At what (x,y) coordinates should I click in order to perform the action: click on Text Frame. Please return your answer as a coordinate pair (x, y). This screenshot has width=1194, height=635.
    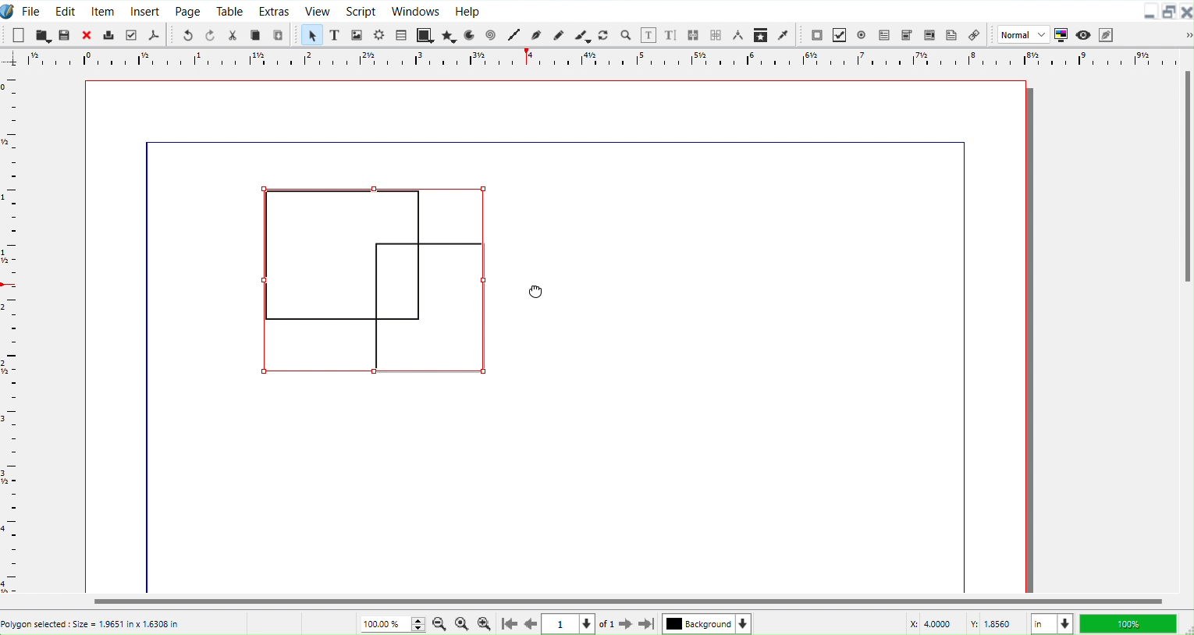
    Looking at the image, I should click on (336, 34).